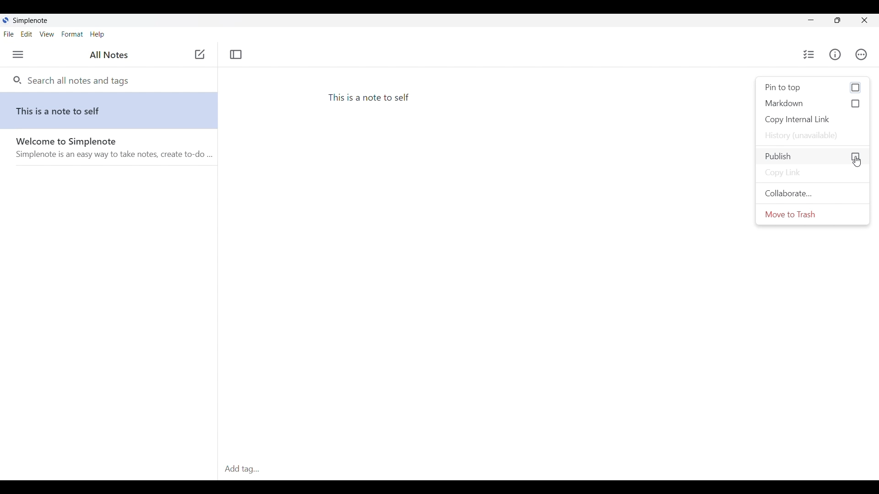 This screenshot has height=494, width=879. Describe the element at coordinates (812, 214) in the screenshot. I see `Move to trash` at that location.